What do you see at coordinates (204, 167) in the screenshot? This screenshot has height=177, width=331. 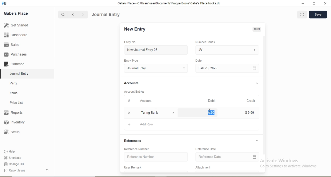 I see `Attachment` at bounding box center [204, 167].